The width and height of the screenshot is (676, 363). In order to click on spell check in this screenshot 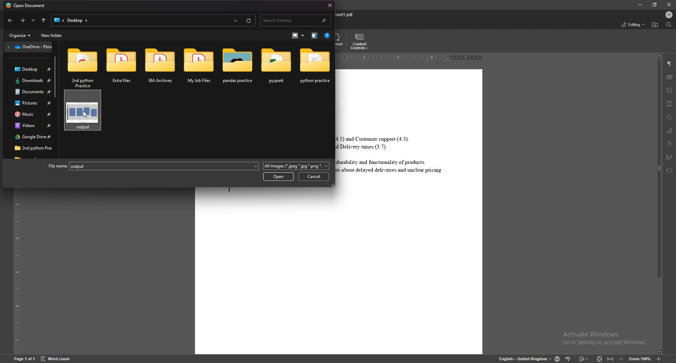, I will do `click(569, 359)`.